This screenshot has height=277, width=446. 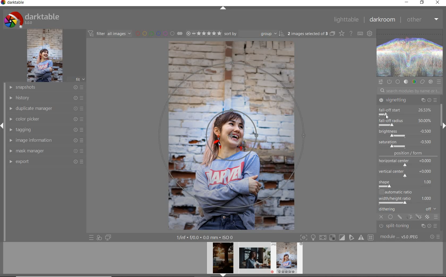 What do you see at coordinates (436, 218) in the screenshot?
I see `blending options` at bounding box center [436, 218].